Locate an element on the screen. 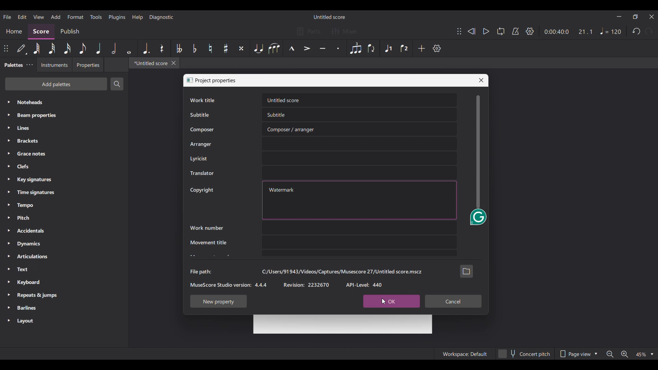 This screenshot has height=370, width=658. API-Level: 440 is located at coordinates (365, 285).